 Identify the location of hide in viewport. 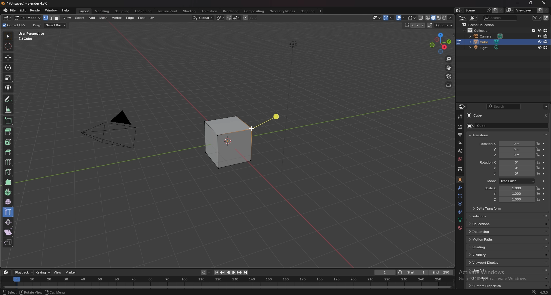
(405, 32).